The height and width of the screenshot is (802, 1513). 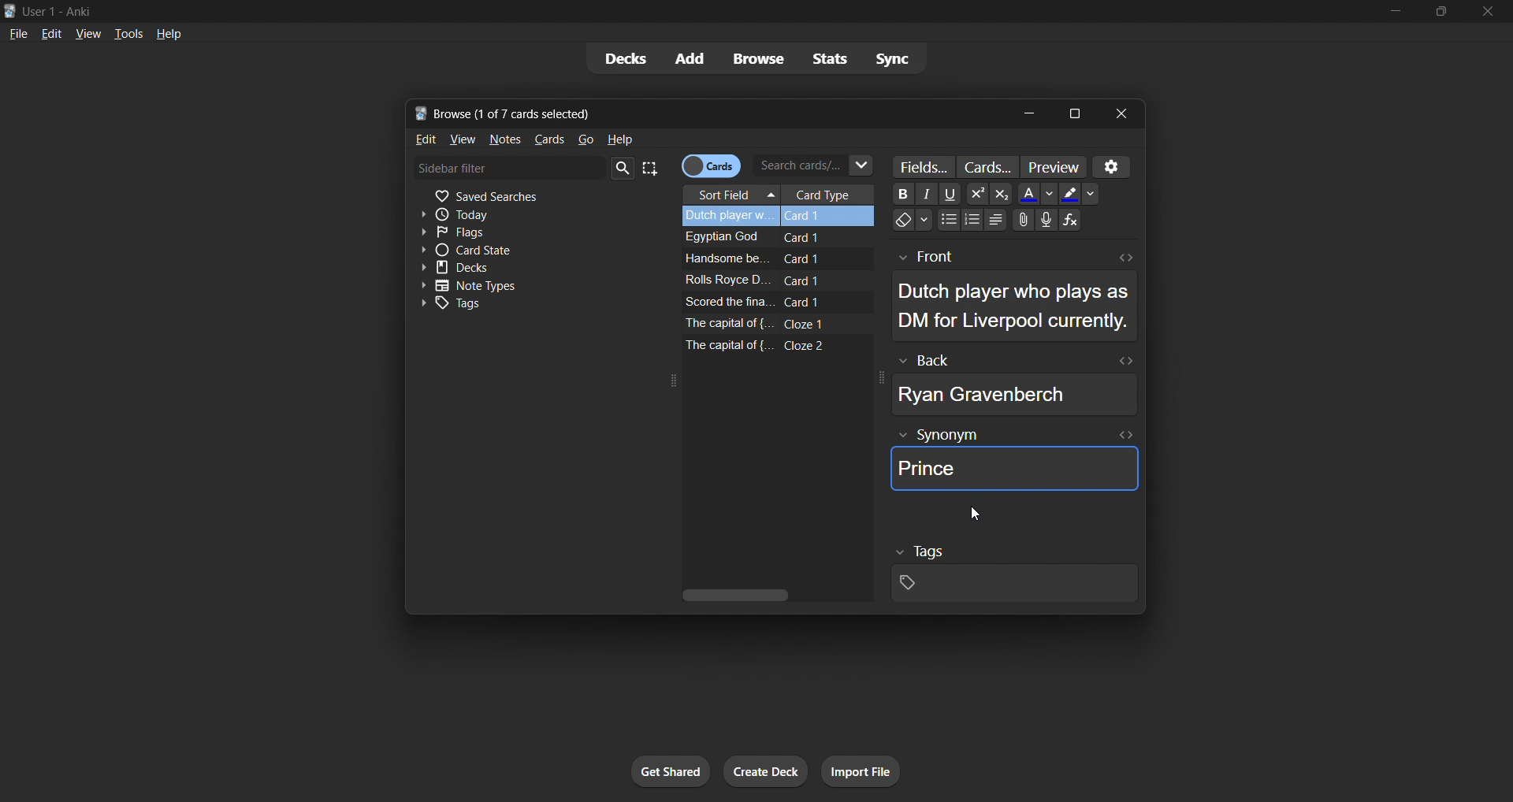 I want to click on cards/notes toggle, so click(x=710, y=166).